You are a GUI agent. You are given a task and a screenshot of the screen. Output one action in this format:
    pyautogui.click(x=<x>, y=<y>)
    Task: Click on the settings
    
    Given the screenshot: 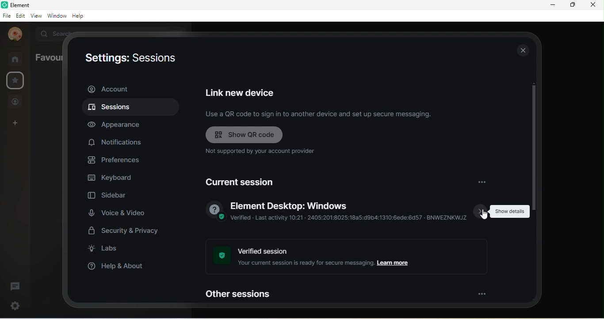 What is the action you would take?
    pyautogui.click(x=16, y=80)
    